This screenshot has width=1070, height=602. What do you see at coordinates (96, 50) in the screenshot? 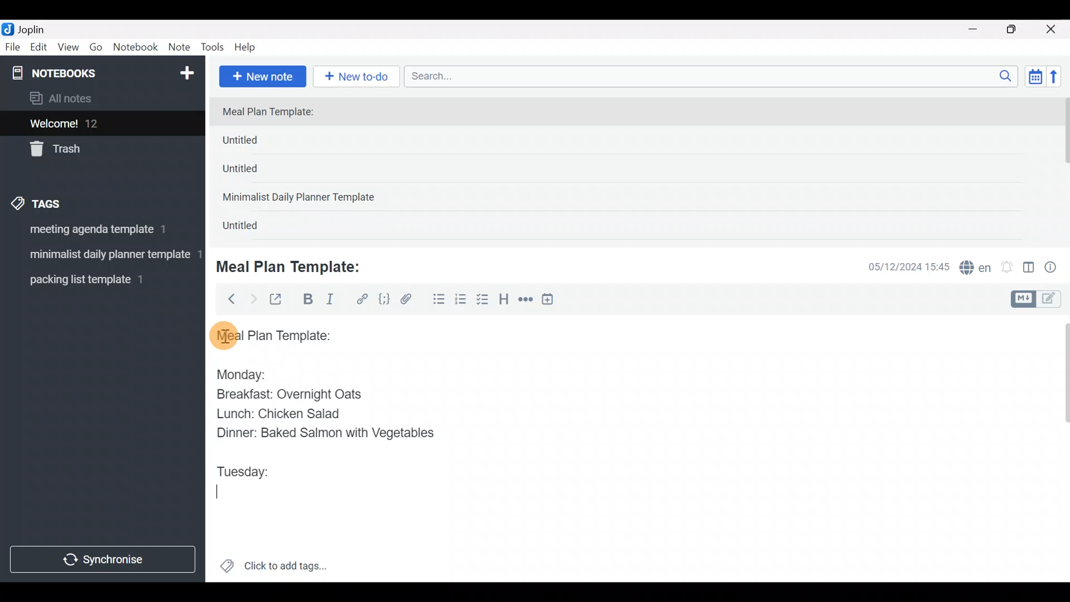
I see `Go` at bounding box center [96, 50].